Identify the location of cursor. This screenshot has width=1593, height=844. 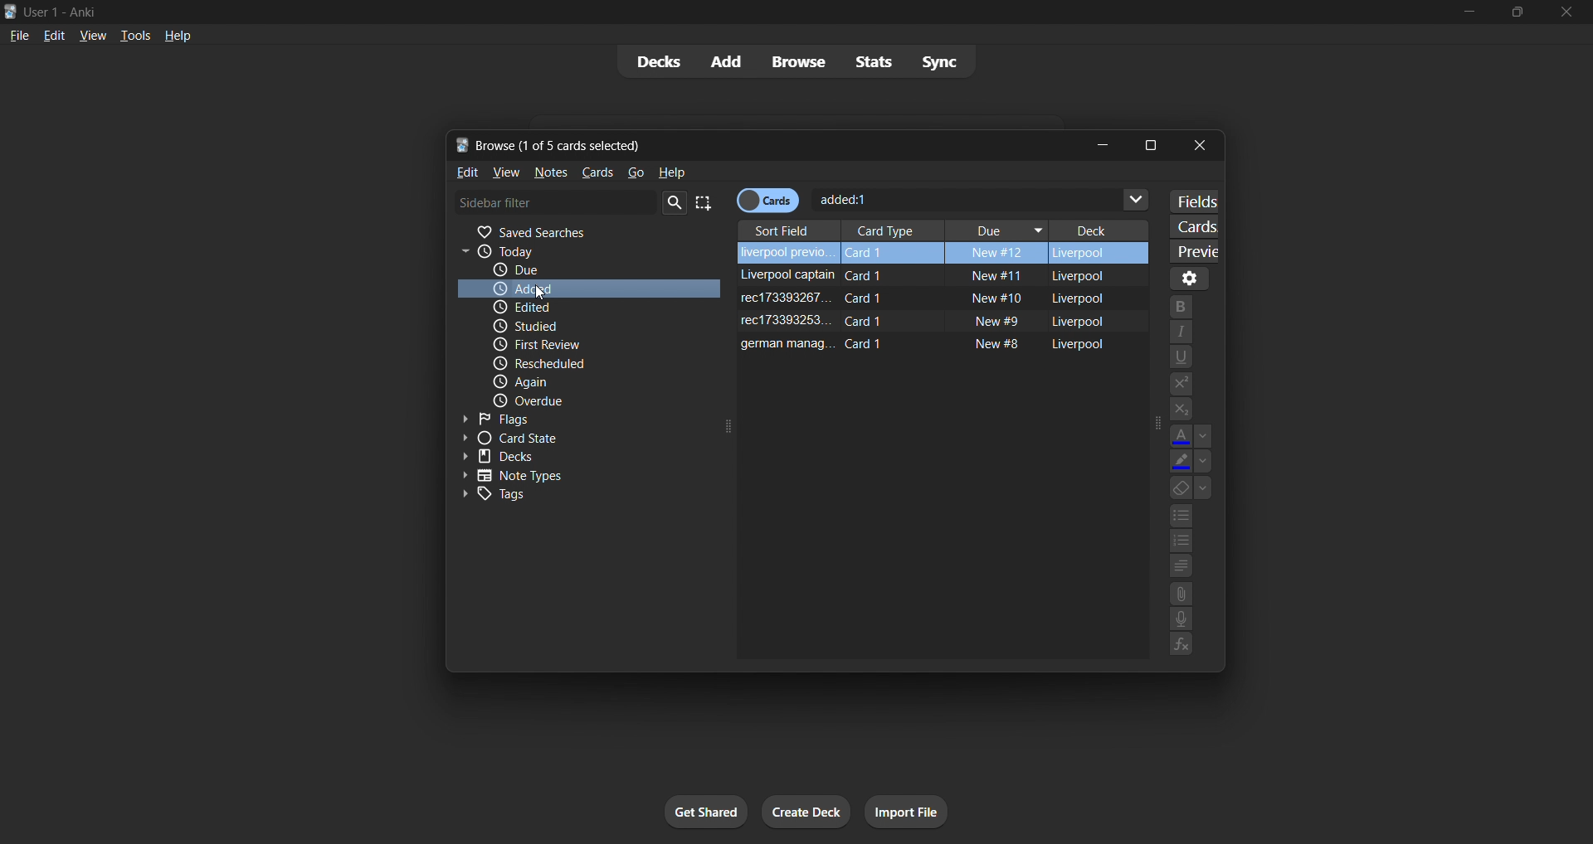
(538, 293).